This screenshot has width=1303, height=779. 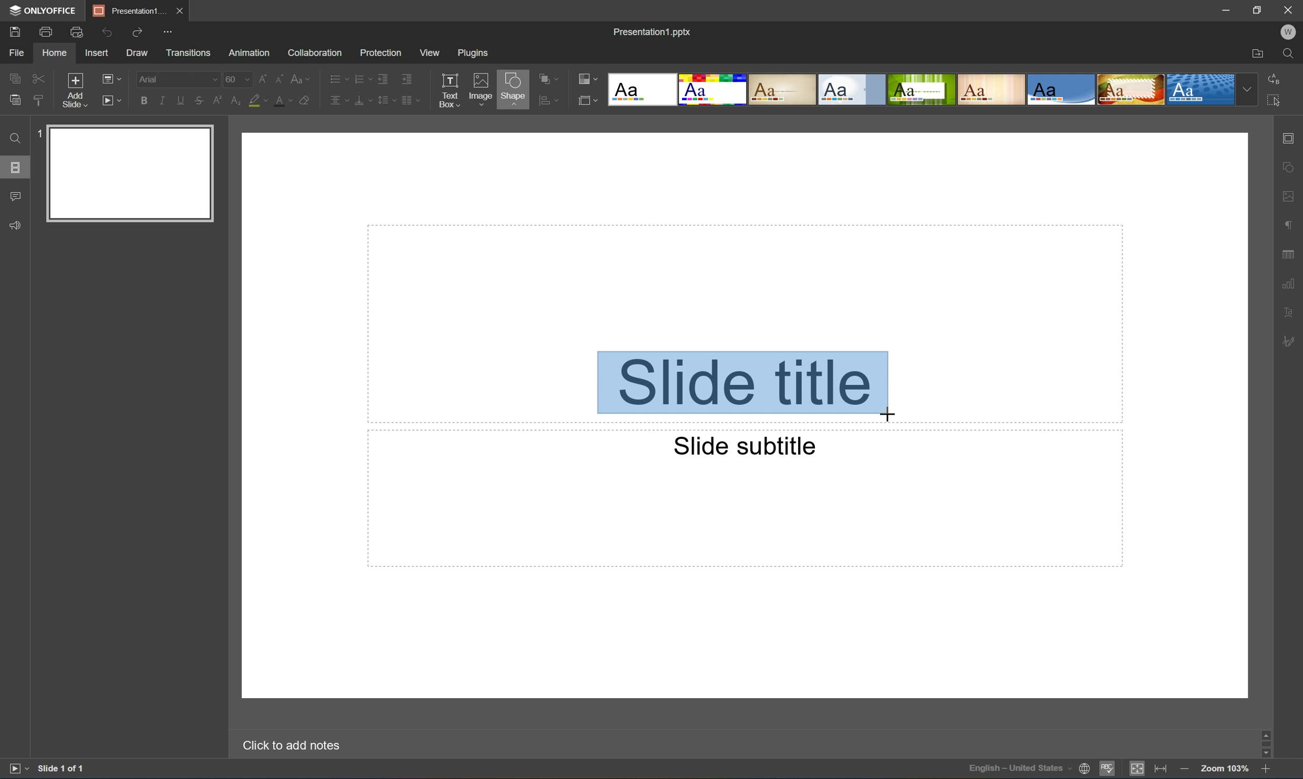 What do you see at coordinates (931, 90) in the screenshot?
I see `Type of slides` at bounding box center [931, 90].